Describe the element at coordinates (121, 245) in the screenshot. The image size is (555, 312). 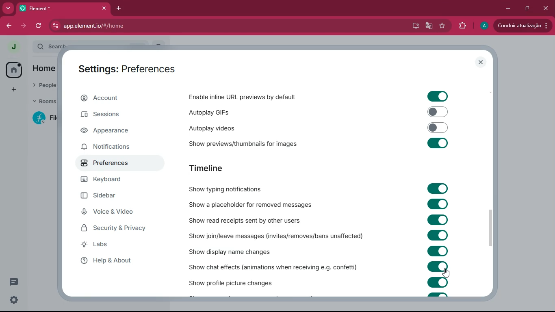
I see `labs` at that location.